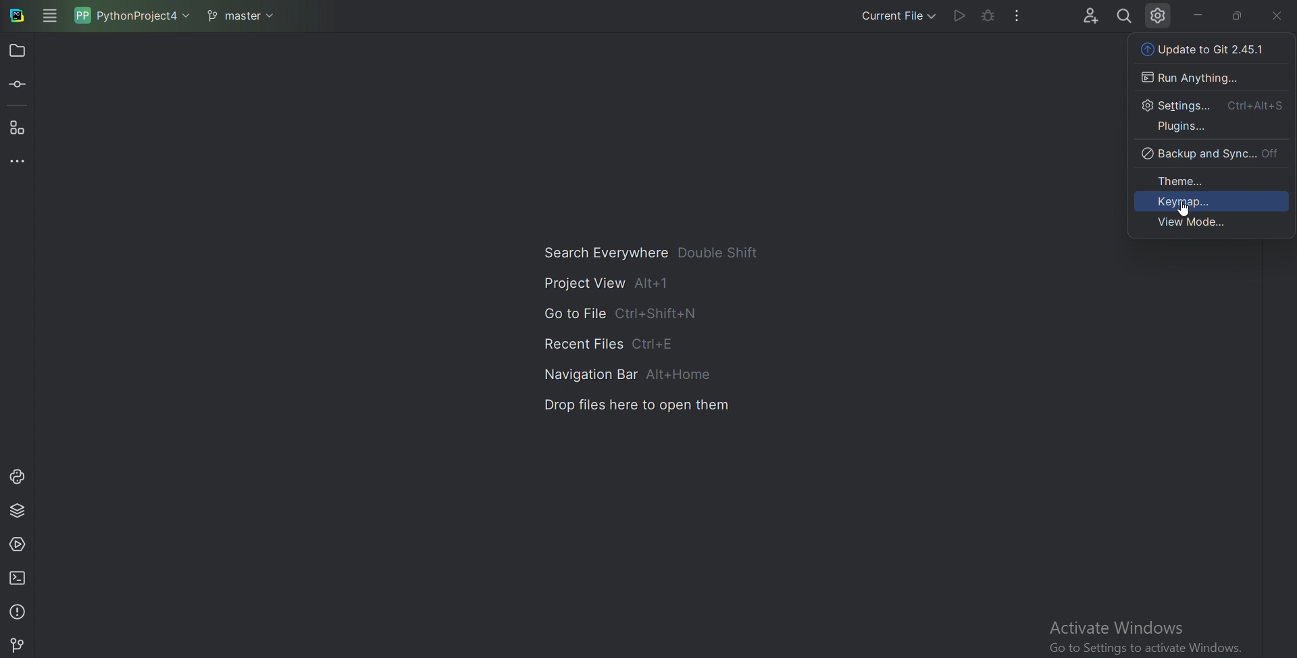  Describe the element at coordinates (21, 127) in the screenshot. I see `Structure` at that location.